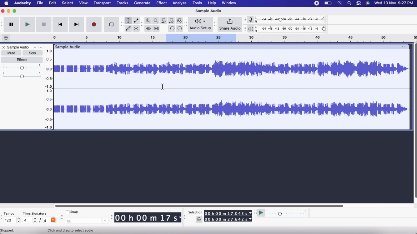 The image size is (417, 234). What do you see at coordinates (196, 3) in the screenshot?
I see `tools` at bounding box center [196, 3].